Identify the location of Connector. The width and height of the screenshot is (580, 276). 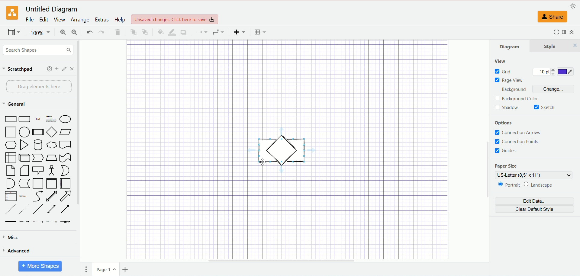
(27, 222).